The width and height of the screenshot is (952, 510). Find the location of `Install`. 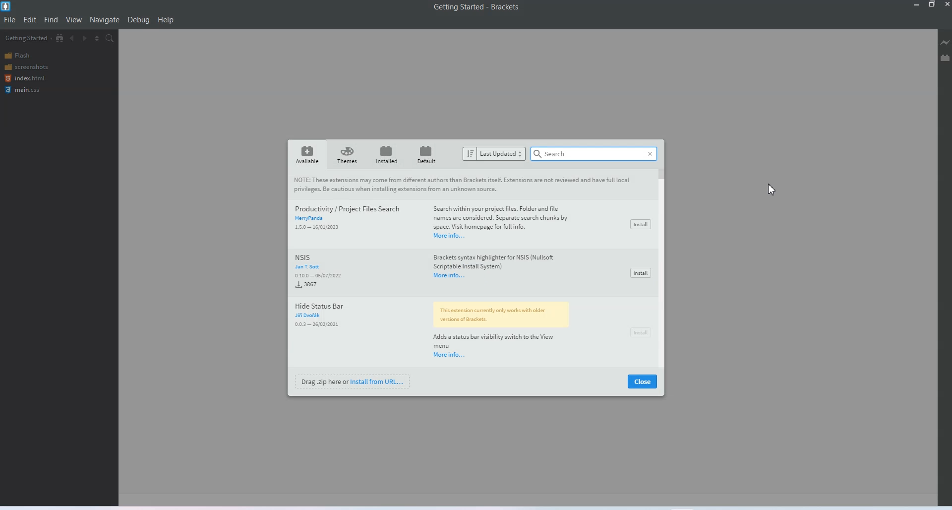

Install is located at coordinates (641, 332).